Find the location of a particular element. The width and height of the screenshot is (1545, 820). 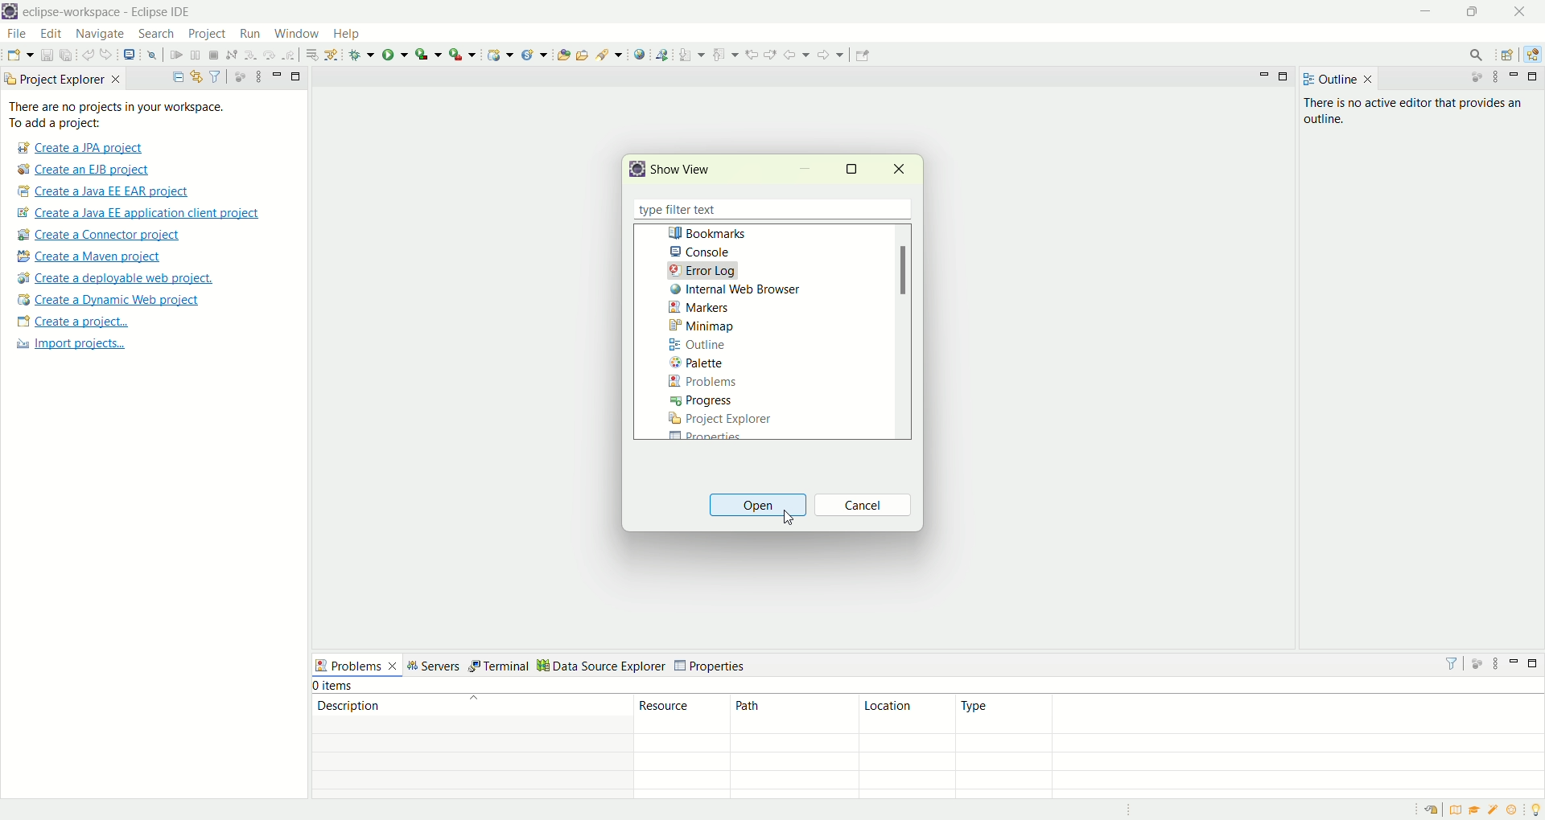

overview is located at coordinates (1453, 811).